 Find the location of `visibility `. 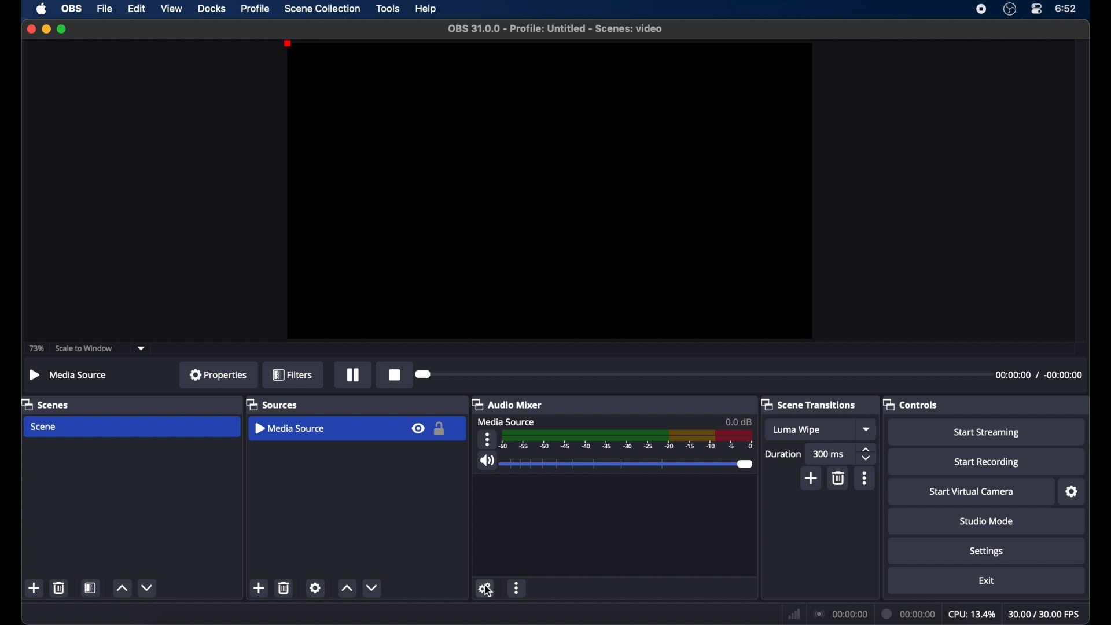

visibility  is located at coordinates (420, 429).